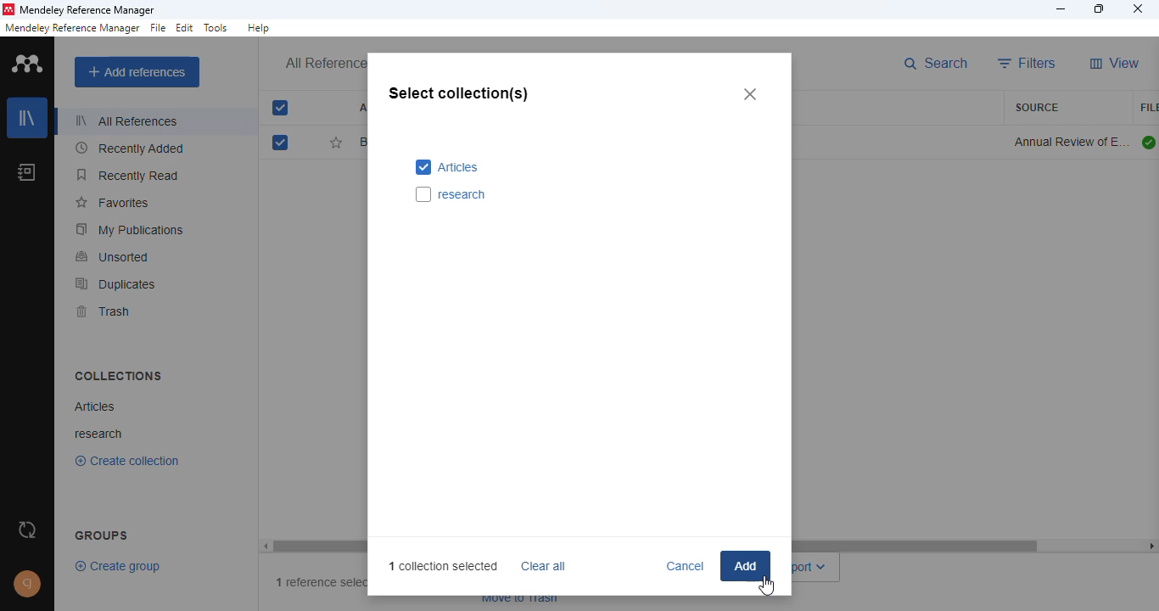 Image resolution: width=1159 pixels, height=611 pixels. Describe the element at coordinates (130, 148) in the screenshot. I see `recently added` at that location.